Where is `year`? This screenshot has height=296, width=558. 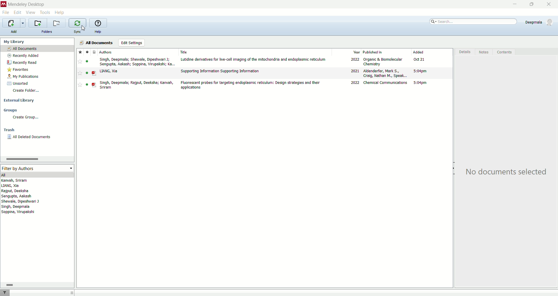
year is located at coordinates (346, 52).